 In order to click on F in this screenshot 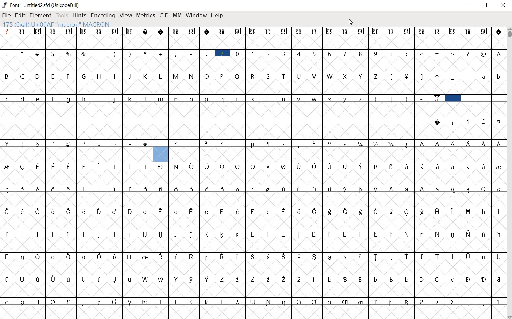, I will do `click(69, 76)`.